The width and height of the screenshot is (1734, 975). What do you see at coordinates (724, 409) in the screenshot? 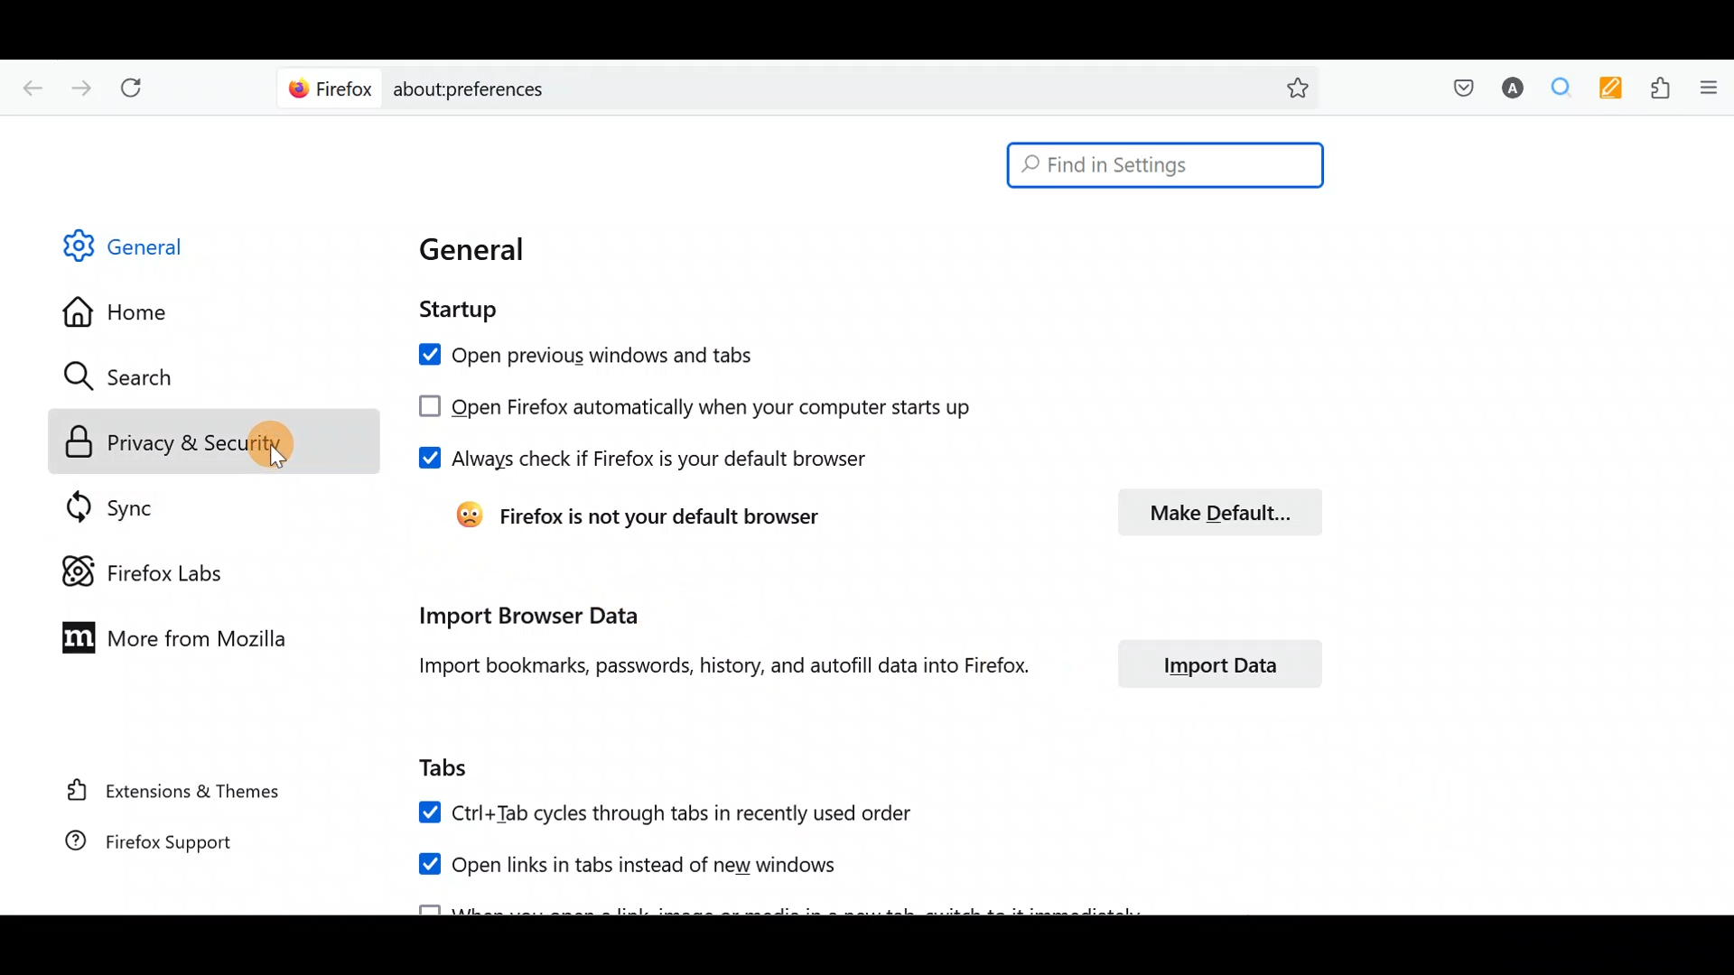
I see `Open Firefox automatically when your computer starts up` at bounding box center [724, 409].